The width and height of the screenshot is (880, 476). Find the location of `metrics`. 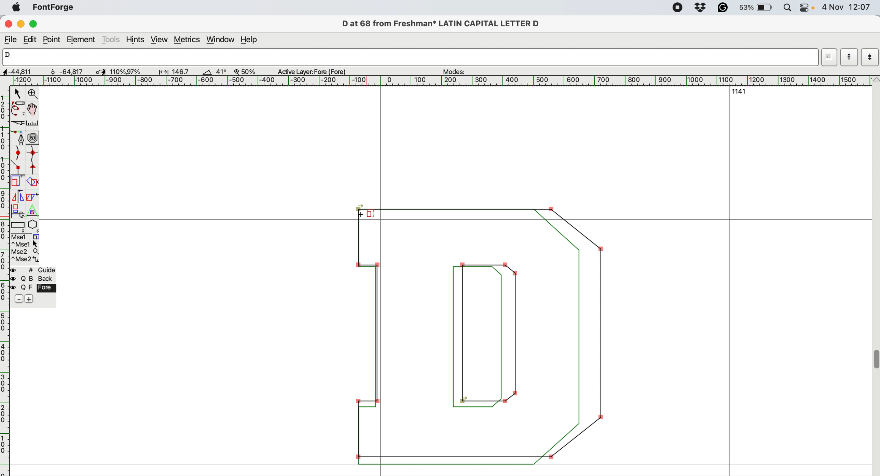

metrics is located at coordinates (188, 40).